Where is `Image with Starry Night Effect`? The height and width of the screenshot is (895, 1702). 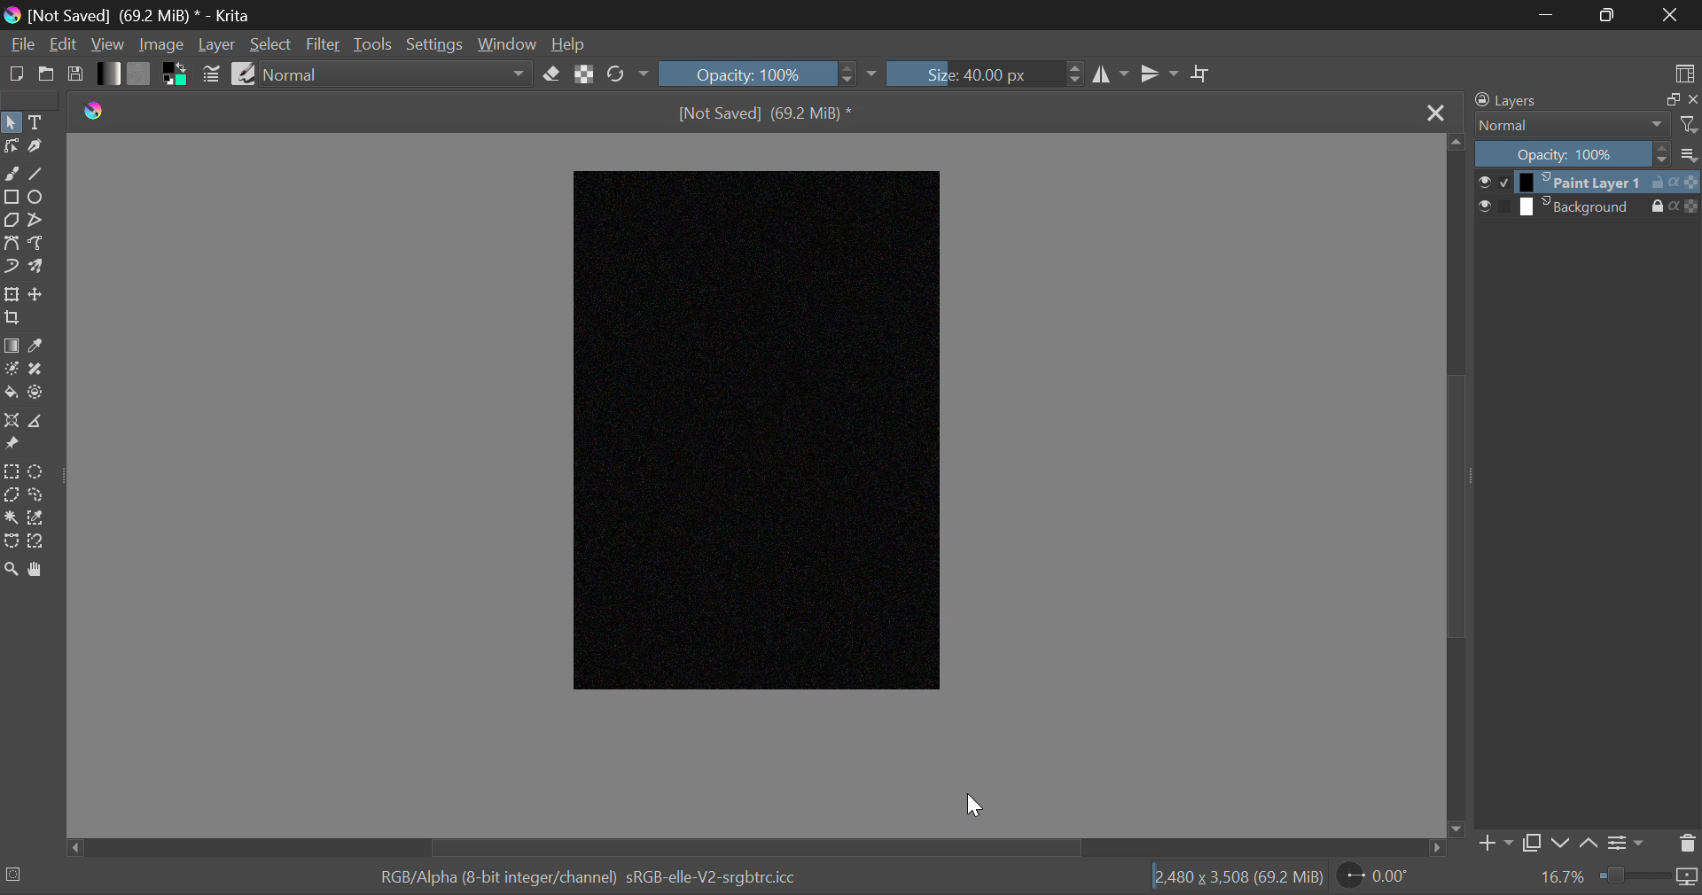 Image with Starry Night Effect is located at coordinates (760, 431).